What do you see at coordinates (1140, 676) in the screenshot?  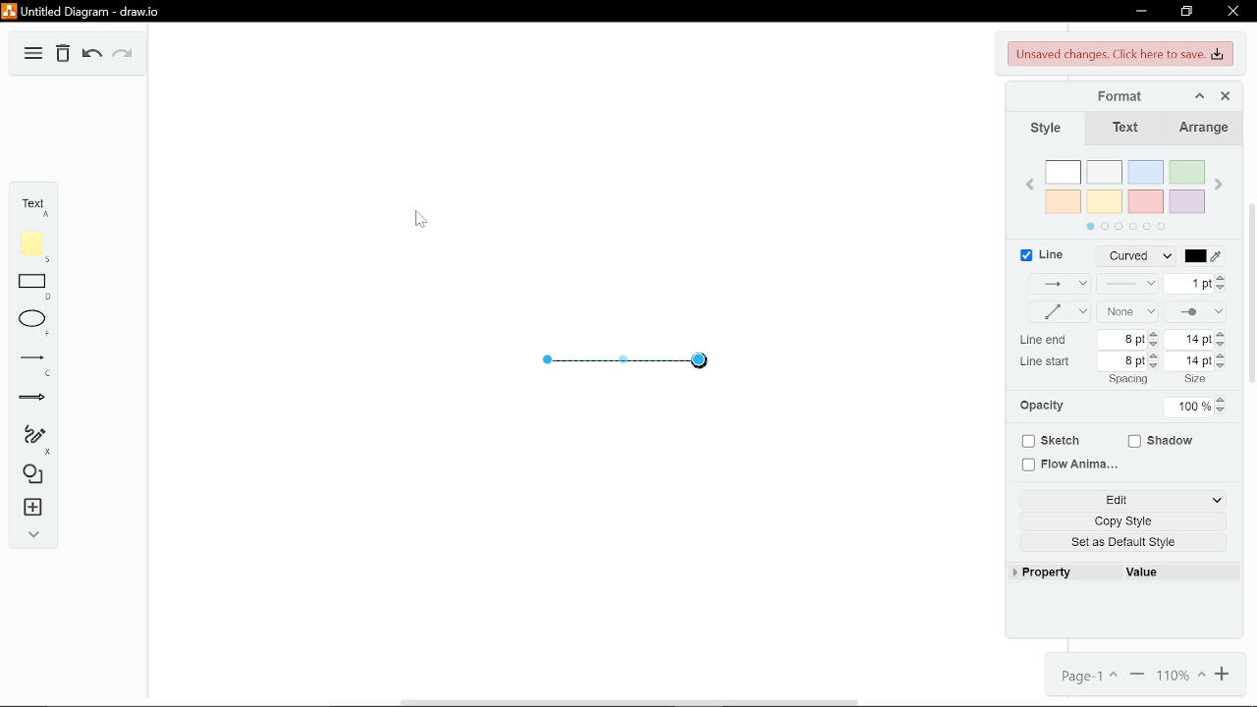 I see `Zoom out` at bounding box center [1140, 676].